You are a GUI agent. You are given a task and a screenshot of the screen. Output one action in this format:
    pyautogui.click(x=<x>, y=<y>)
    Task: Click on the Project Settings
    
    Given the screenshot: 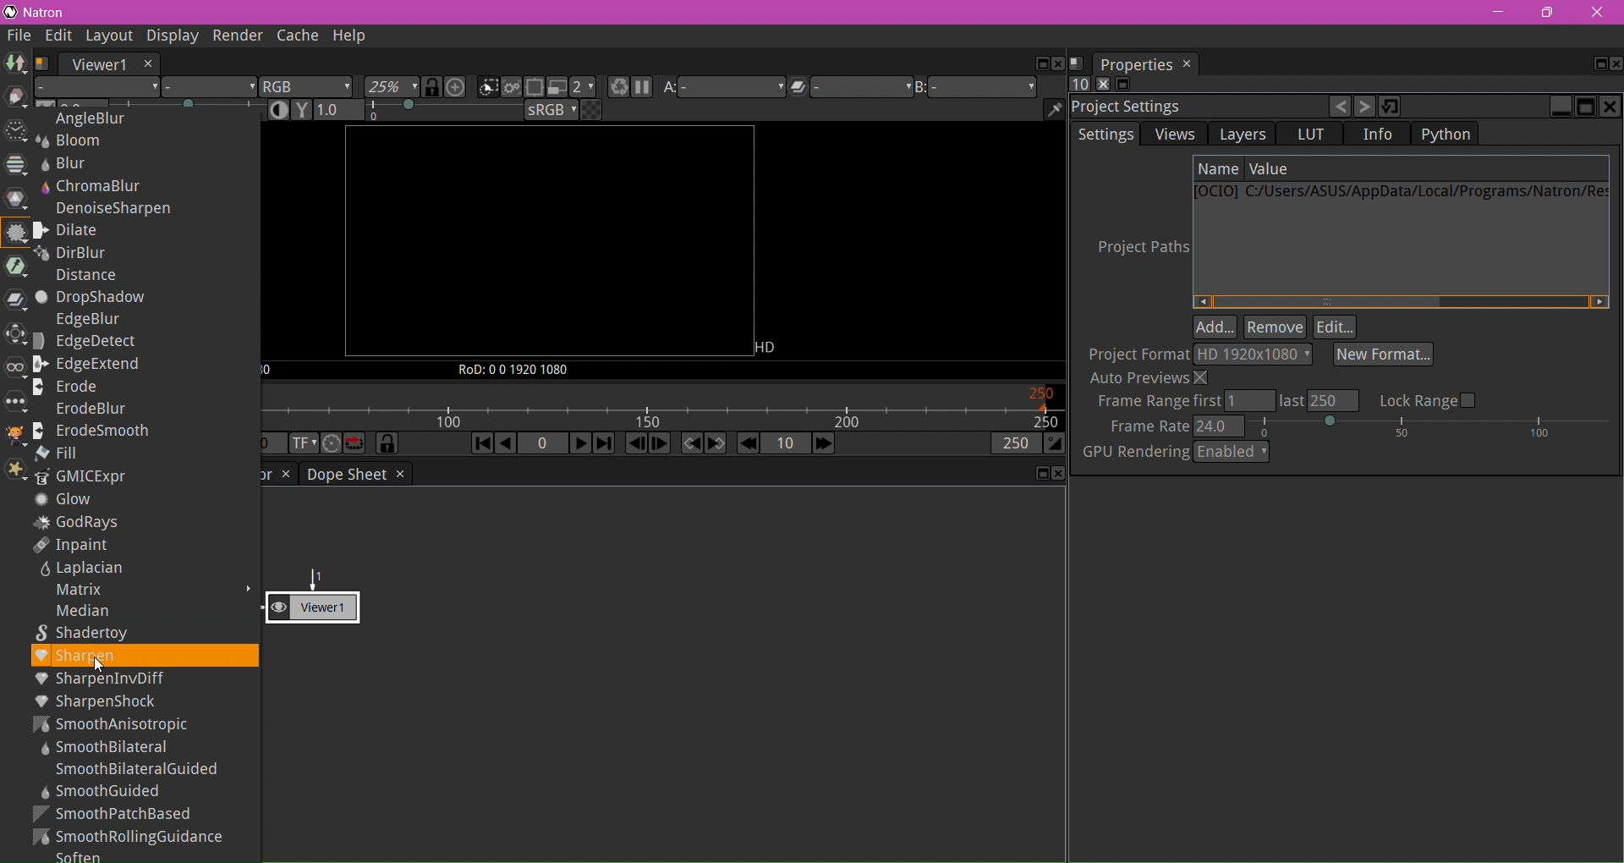 What is the action you would take?
    pyautogui.click(x=1131, y=107)
    